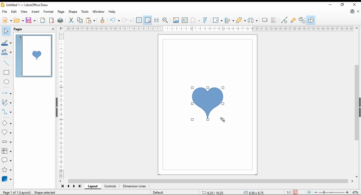 Image resolution: width=361 pixels, height=195 pixels. I want to click on show draw functions, so click(311, 20).